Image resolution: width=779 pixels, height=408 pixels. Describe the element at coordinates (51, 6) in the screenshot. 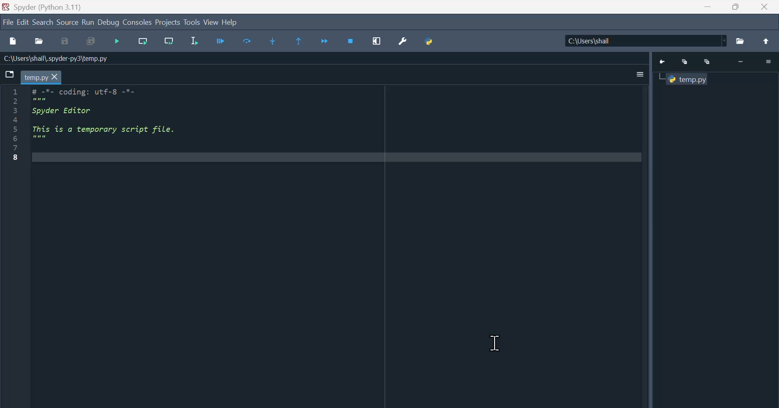

I see `Spyder (Python 3.11)` at that location.